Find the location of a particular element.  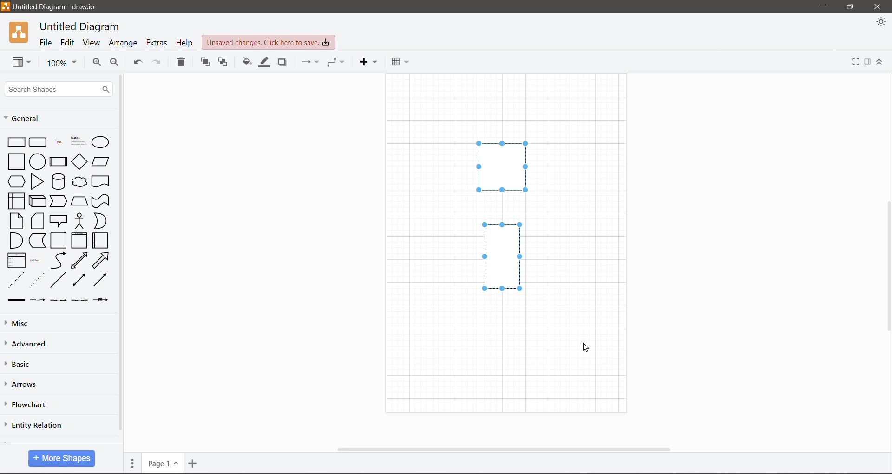

Redo is located at coordinates (159, 63).